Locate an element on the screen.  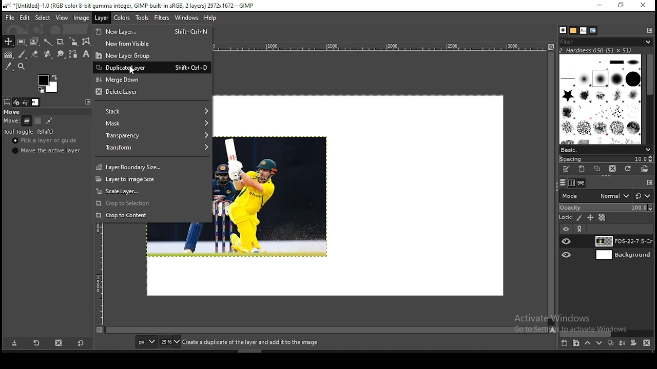
spacing is located at coordinates (606, 158).